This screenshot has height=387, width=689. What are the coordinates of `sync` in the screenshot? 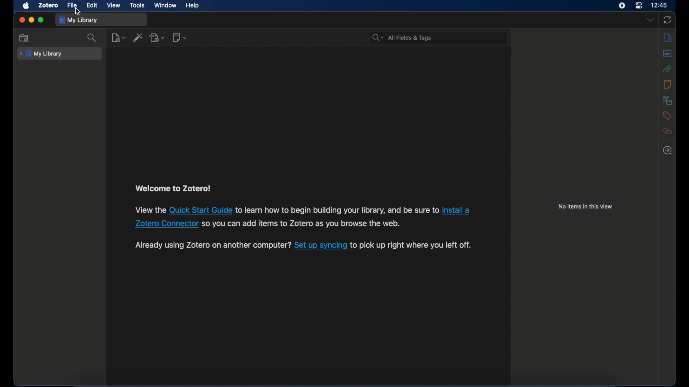 It's located at (667, 20).